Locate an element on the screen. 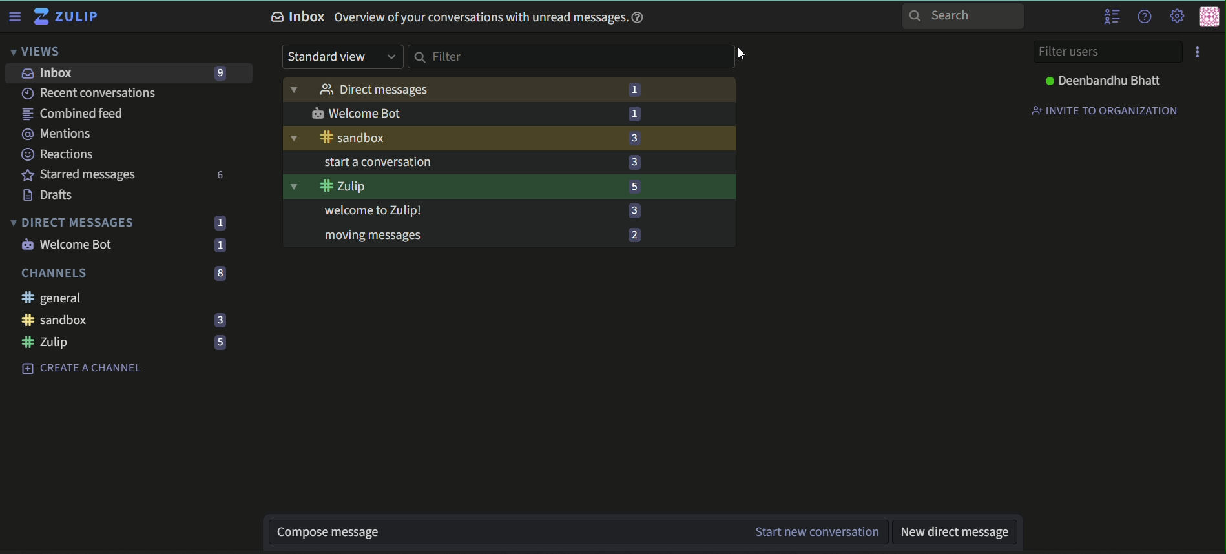 The height and width of the screenshot is (554, 1226). Zulip is located at coordinates (67, 16).